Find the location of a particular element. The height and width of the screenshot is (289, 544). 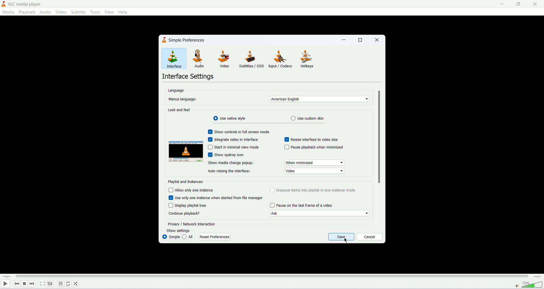

allow only one instance is located at coordinates (191, 190).